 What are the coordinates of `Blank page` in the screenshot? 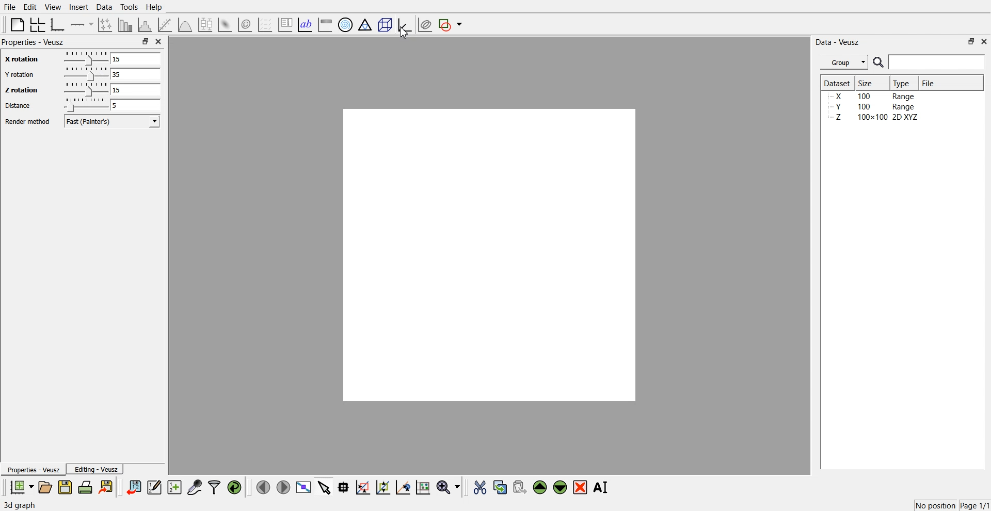 It's located at (18, 24).